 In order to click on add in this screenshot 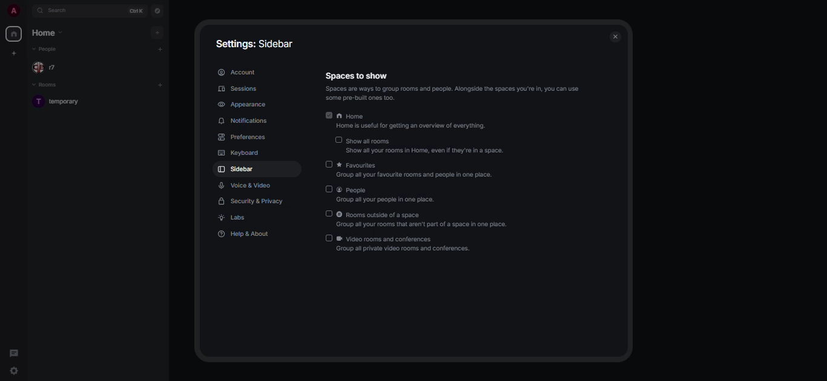, I will do `click(157, 33)`.